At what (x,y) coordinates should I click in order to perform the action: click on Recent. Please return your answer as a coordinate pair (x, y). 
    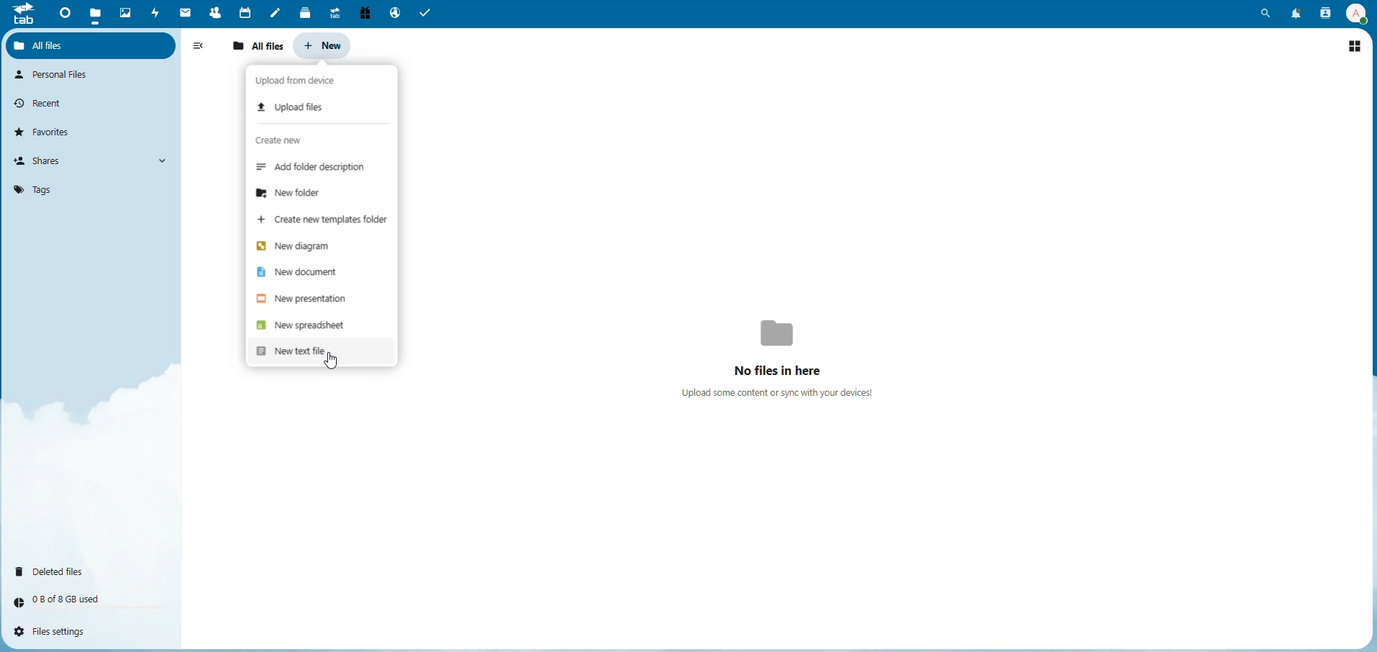
    Looking at the image, I should click on (44, 102).